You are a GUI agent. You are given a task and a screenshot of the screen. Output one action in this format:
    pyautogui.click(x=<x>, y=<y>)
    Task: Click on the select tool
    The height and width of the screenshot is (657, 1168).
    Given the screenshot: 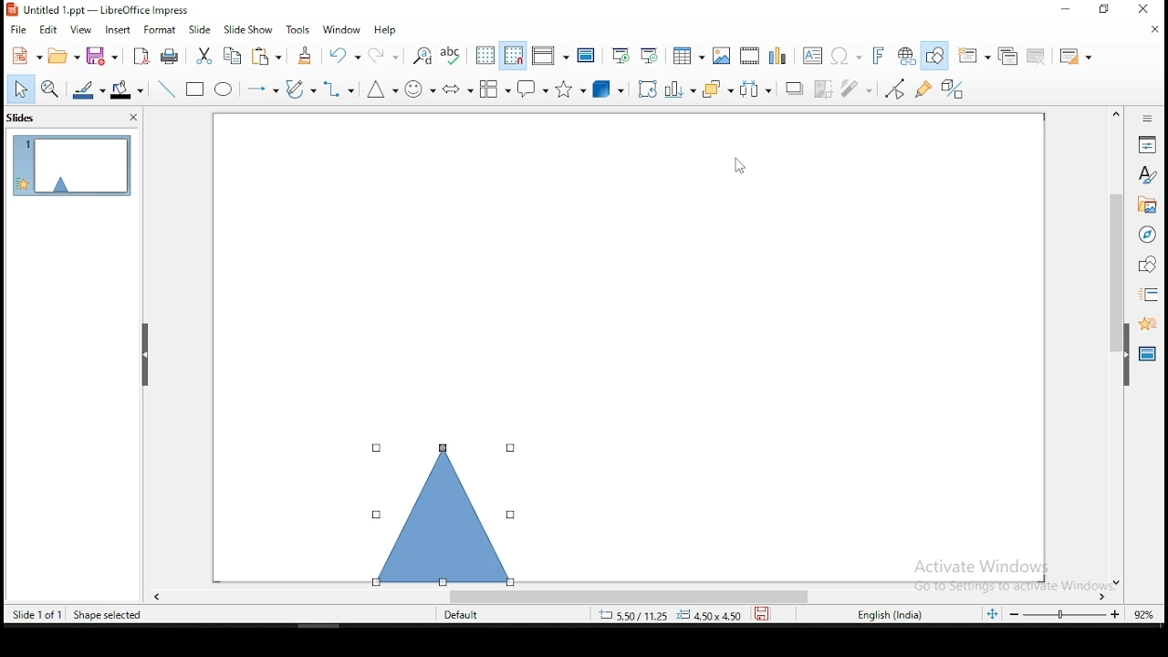 What is the action you would take?
    pyautogui.click(x=20, y=89)
    